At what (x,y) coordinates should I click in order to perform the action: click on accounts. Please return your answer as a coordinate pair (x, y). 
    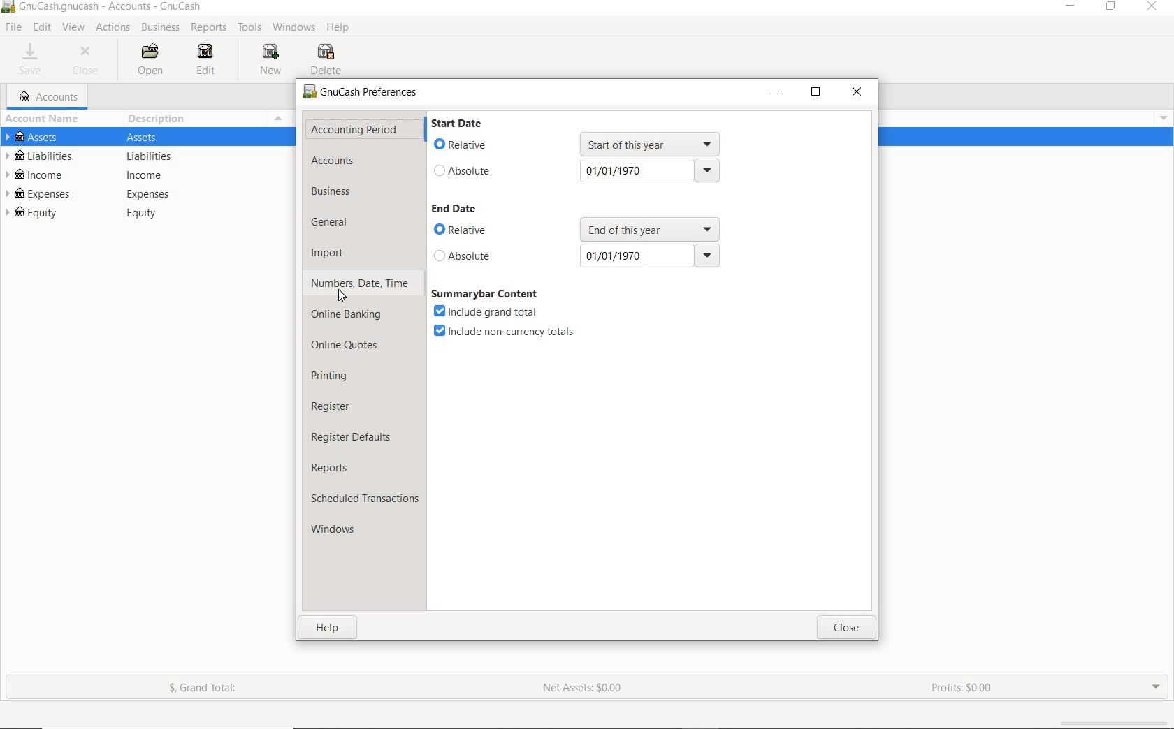
    Looking at the image, I should click on (351, 162).